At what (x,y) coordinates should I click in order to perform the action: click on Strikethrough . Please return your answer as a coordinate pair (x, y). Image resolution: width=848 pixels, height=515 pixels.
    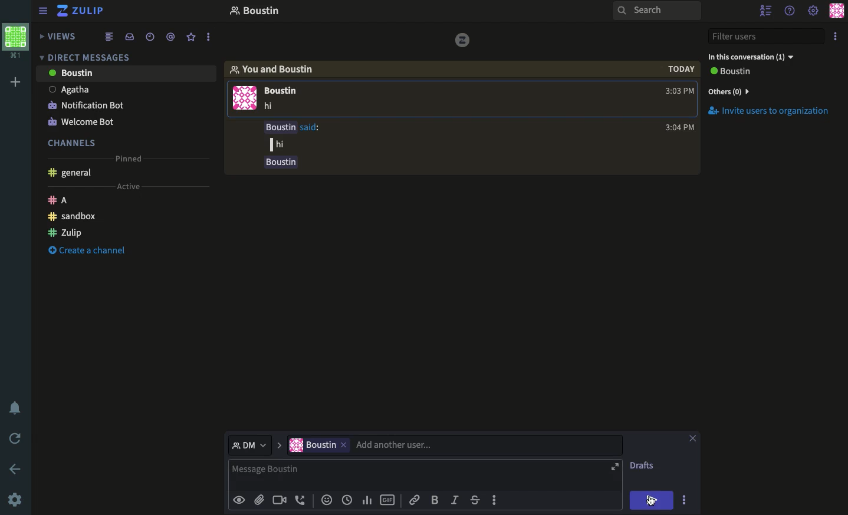
    Looking at the image, I should click on (476, 501).